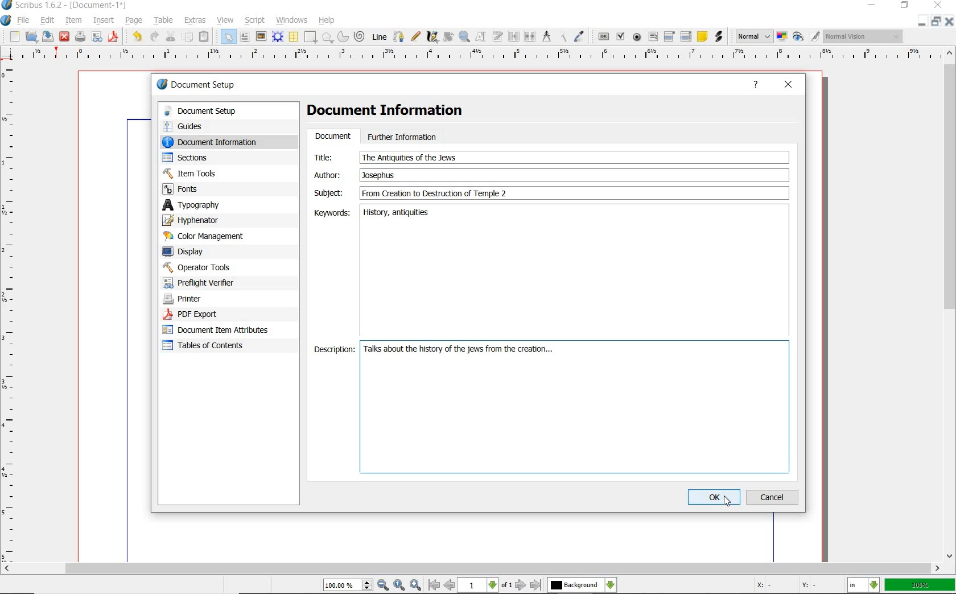 The image size is (956, 594). I want to click on toggle color management, so click(782, 36).